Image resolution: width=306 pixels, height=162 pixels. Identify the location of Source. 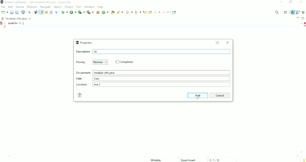
(20, 7).